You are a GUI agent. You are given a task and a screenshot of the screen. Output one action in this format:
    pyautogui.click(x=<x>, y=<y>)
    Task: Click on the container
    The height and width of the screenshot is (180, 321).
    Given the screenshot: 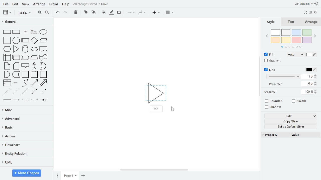 What is the action you would take?
    pyautogui.click(x=25, y=74)
    